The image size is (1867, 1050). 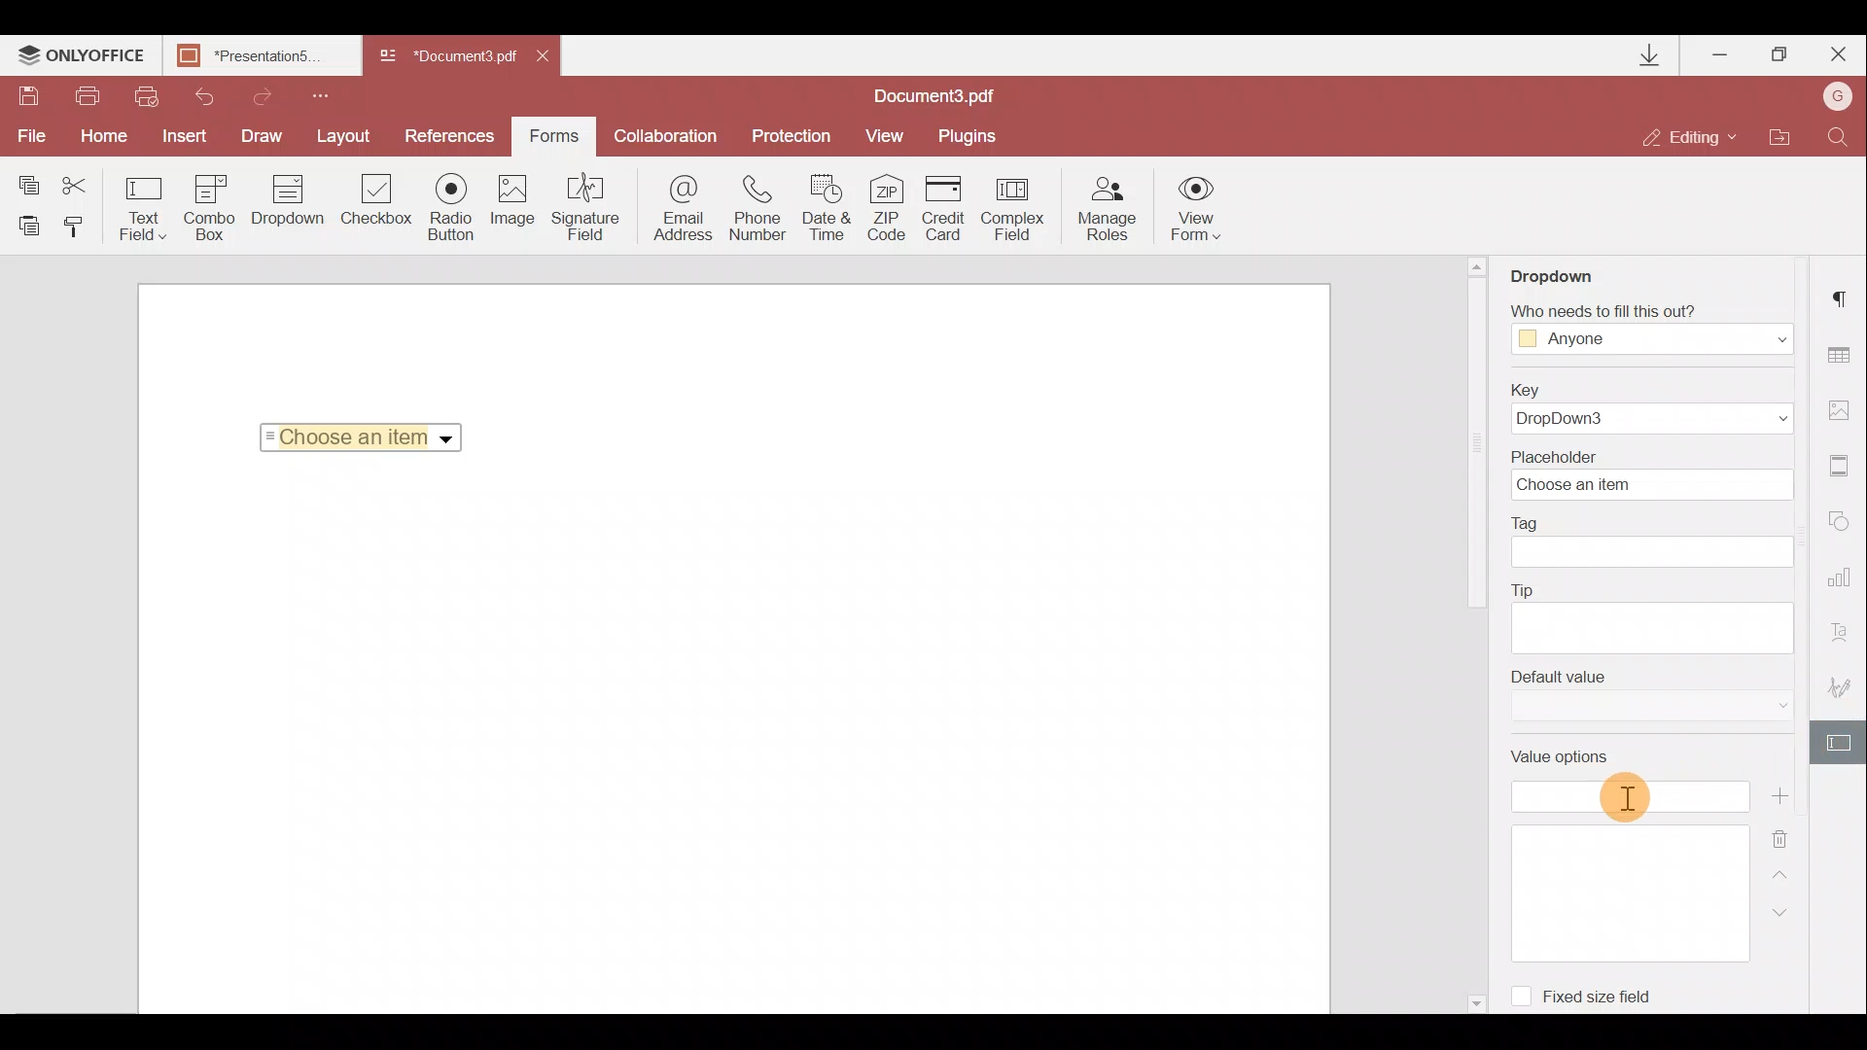 I want to click on Document name, so click(x=445, y=57).